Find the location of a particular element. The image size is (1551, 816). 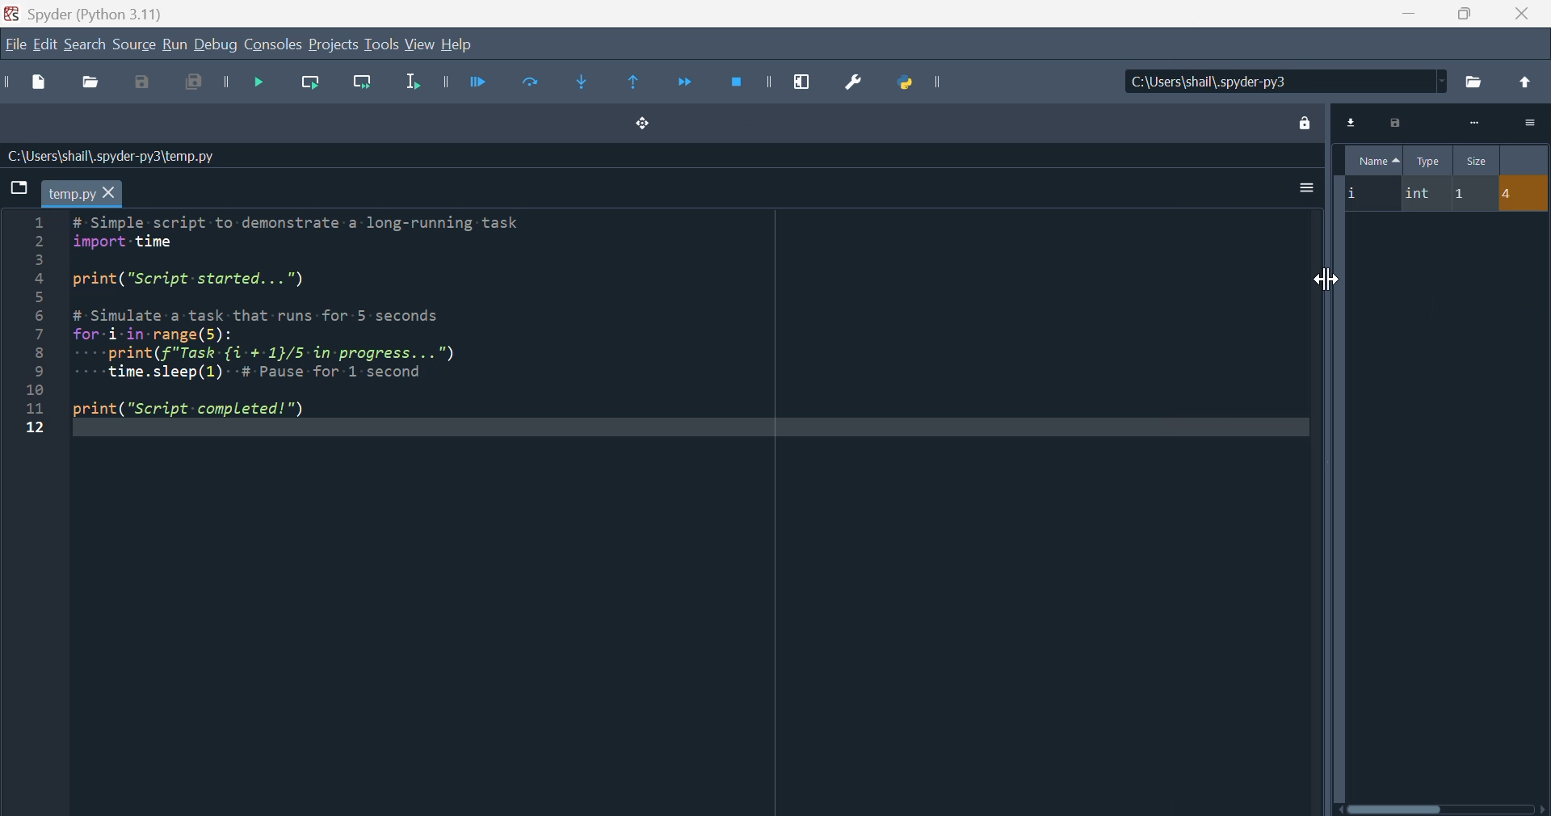

C:\Users\shail\.spyder-py3\temp.py is located at coordinates (113, 156).